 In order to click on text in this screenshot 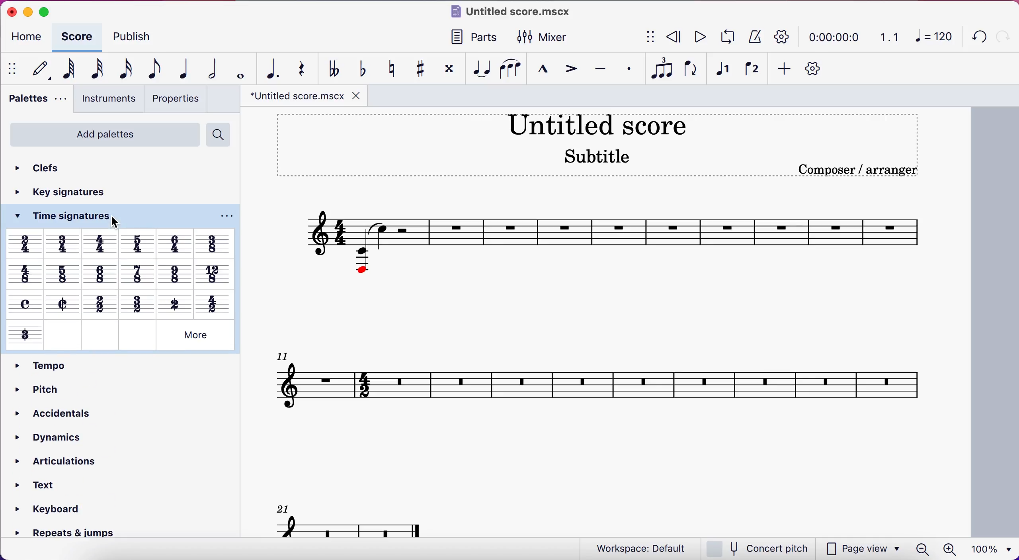, I will do `click(44, 486)`.